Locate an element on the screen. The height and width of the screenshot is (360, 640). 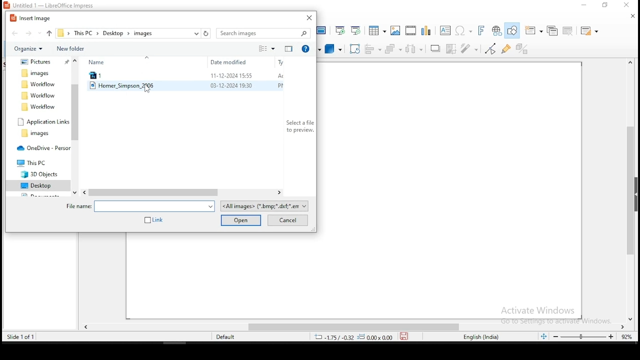
slide 1 of 1 is located at coordinates (26, 336).